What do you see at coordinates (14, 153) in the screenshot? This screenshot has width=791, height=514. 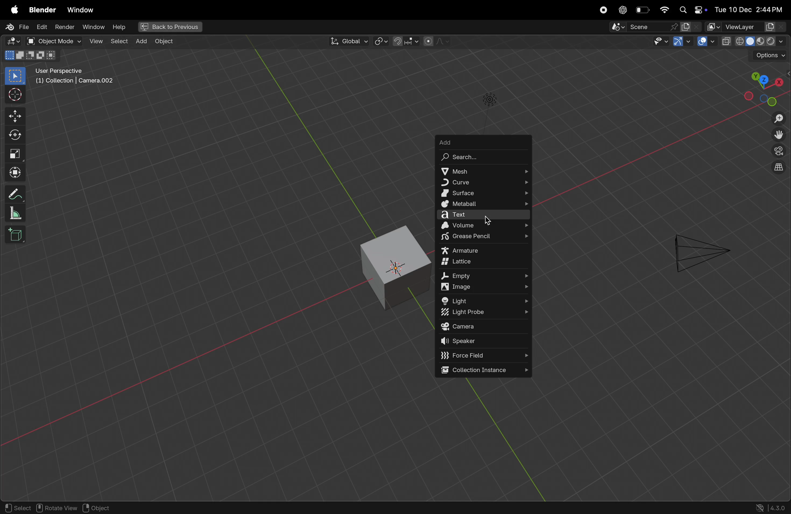 I see `scale` at bounding box center [14, 153].